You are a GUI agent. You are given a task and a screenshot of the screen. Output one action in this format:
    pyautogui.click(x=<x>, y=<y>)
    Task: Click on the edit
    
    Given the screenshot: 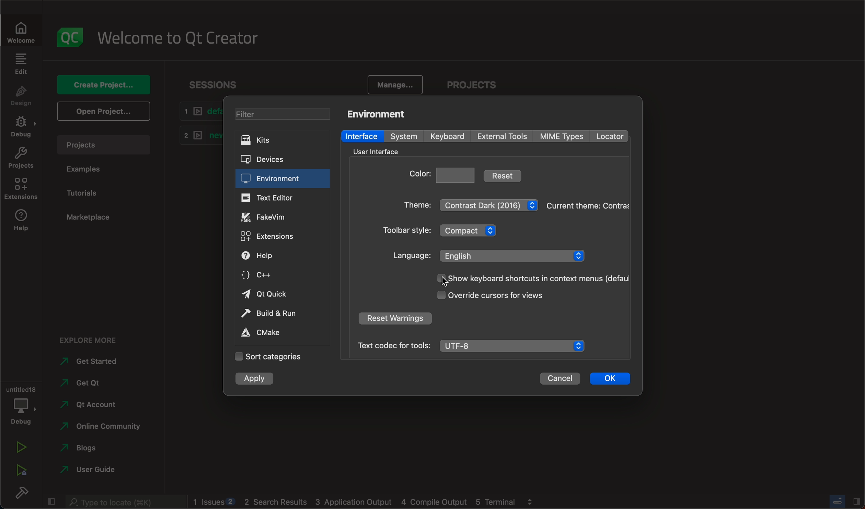 What is the action you would take?
    pyautogui.click(x=22, y=66)
    